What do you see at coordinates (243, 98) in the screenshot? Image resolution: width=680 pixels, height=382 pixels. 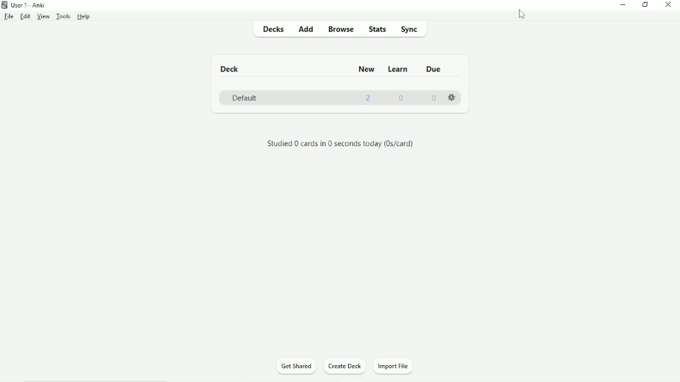 I see `Default` at bounding box center [243, 98].